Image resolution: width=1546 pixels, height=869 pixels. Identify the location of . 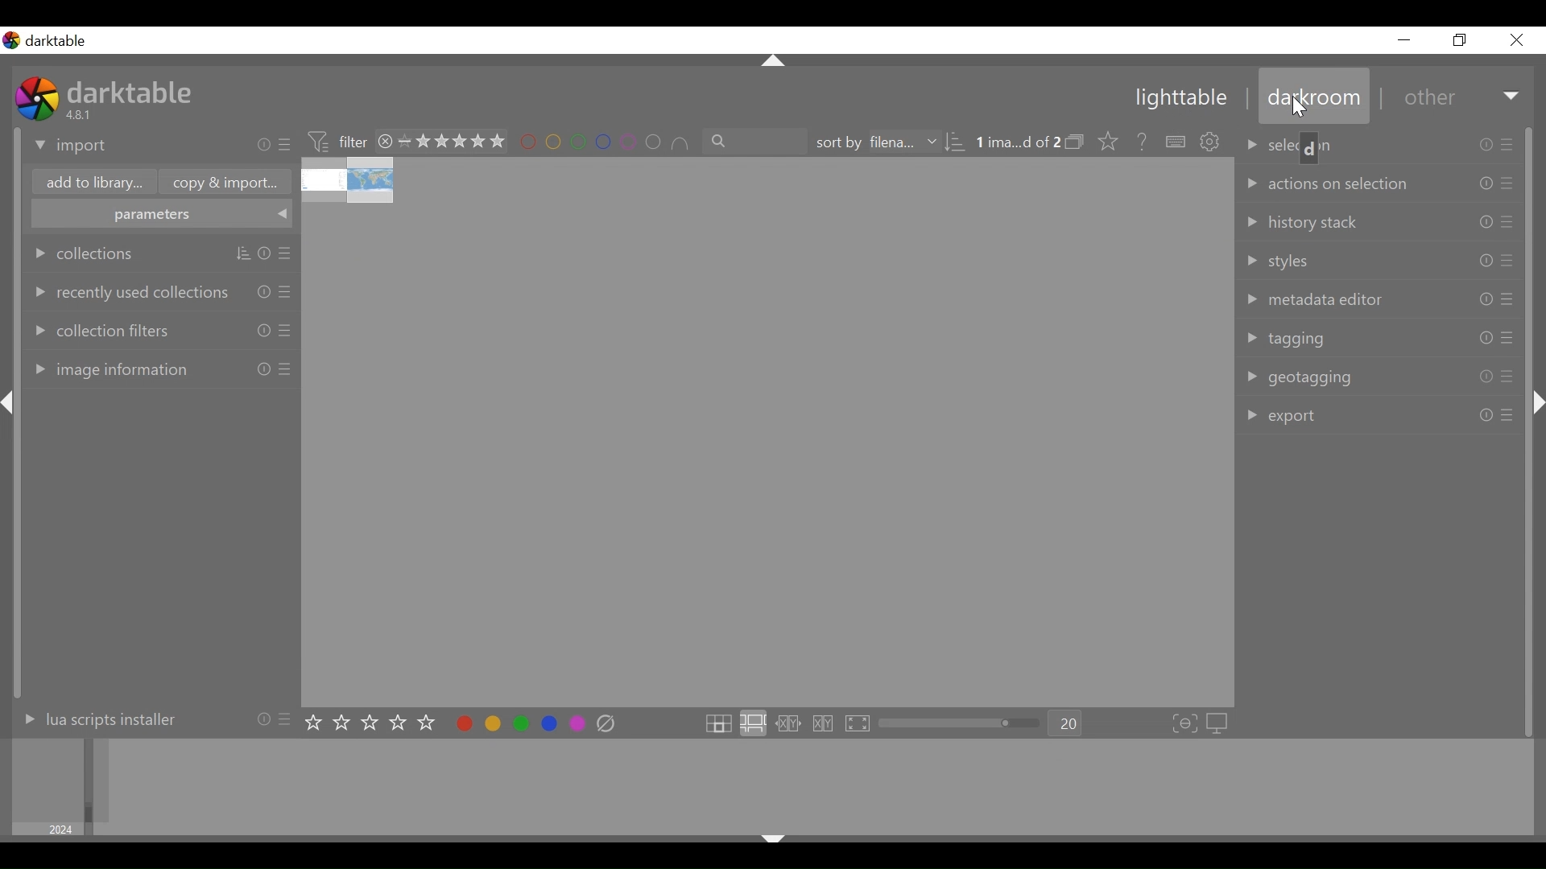
(1486, 338).